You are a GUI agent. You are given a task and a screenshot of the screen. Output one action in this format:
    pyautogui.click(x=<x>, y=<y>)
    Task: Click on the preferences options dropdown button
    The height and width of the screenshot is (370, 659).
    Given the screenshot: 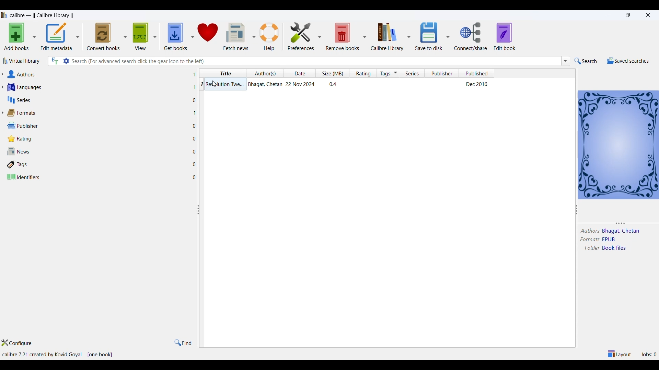 What is the action you would take?
    pyautogui.click(x=320, y=36)
    